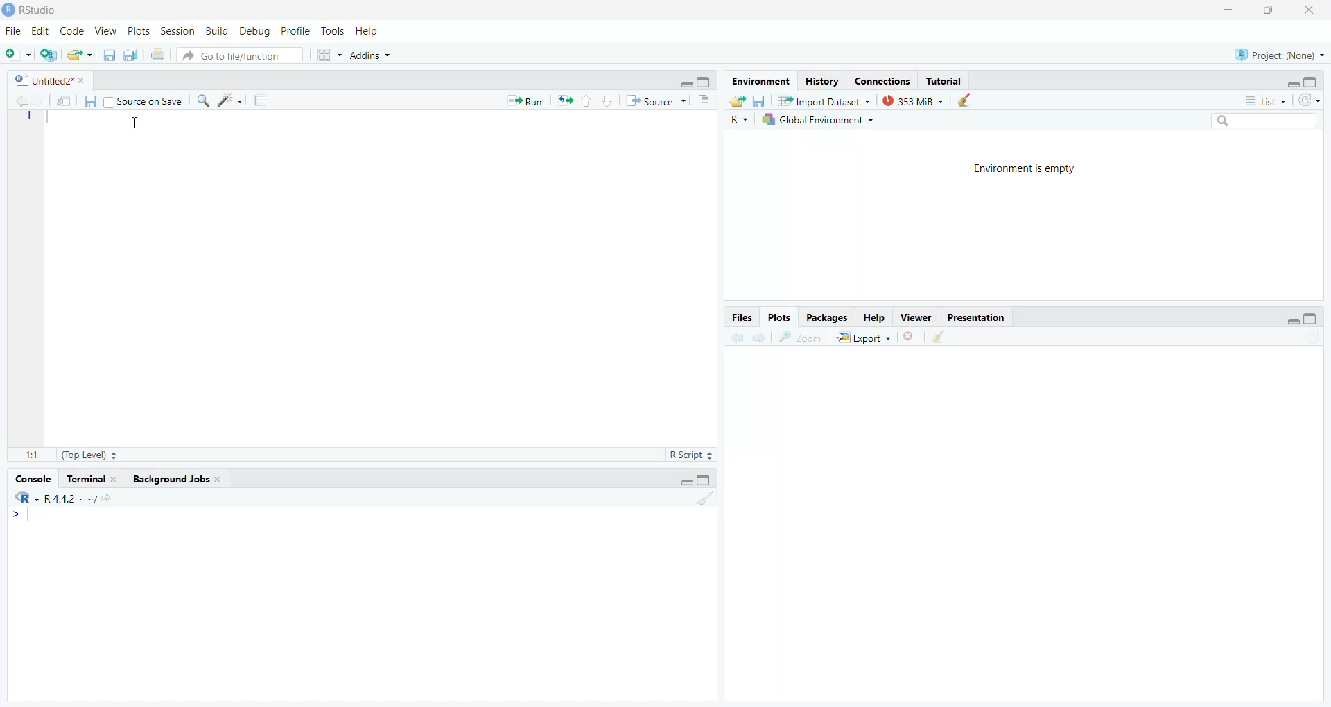 This screenshot has width=1331, height=707. Describe the element at coordinates (978, 317) in the screenshot. I see `Presentation` at that location.